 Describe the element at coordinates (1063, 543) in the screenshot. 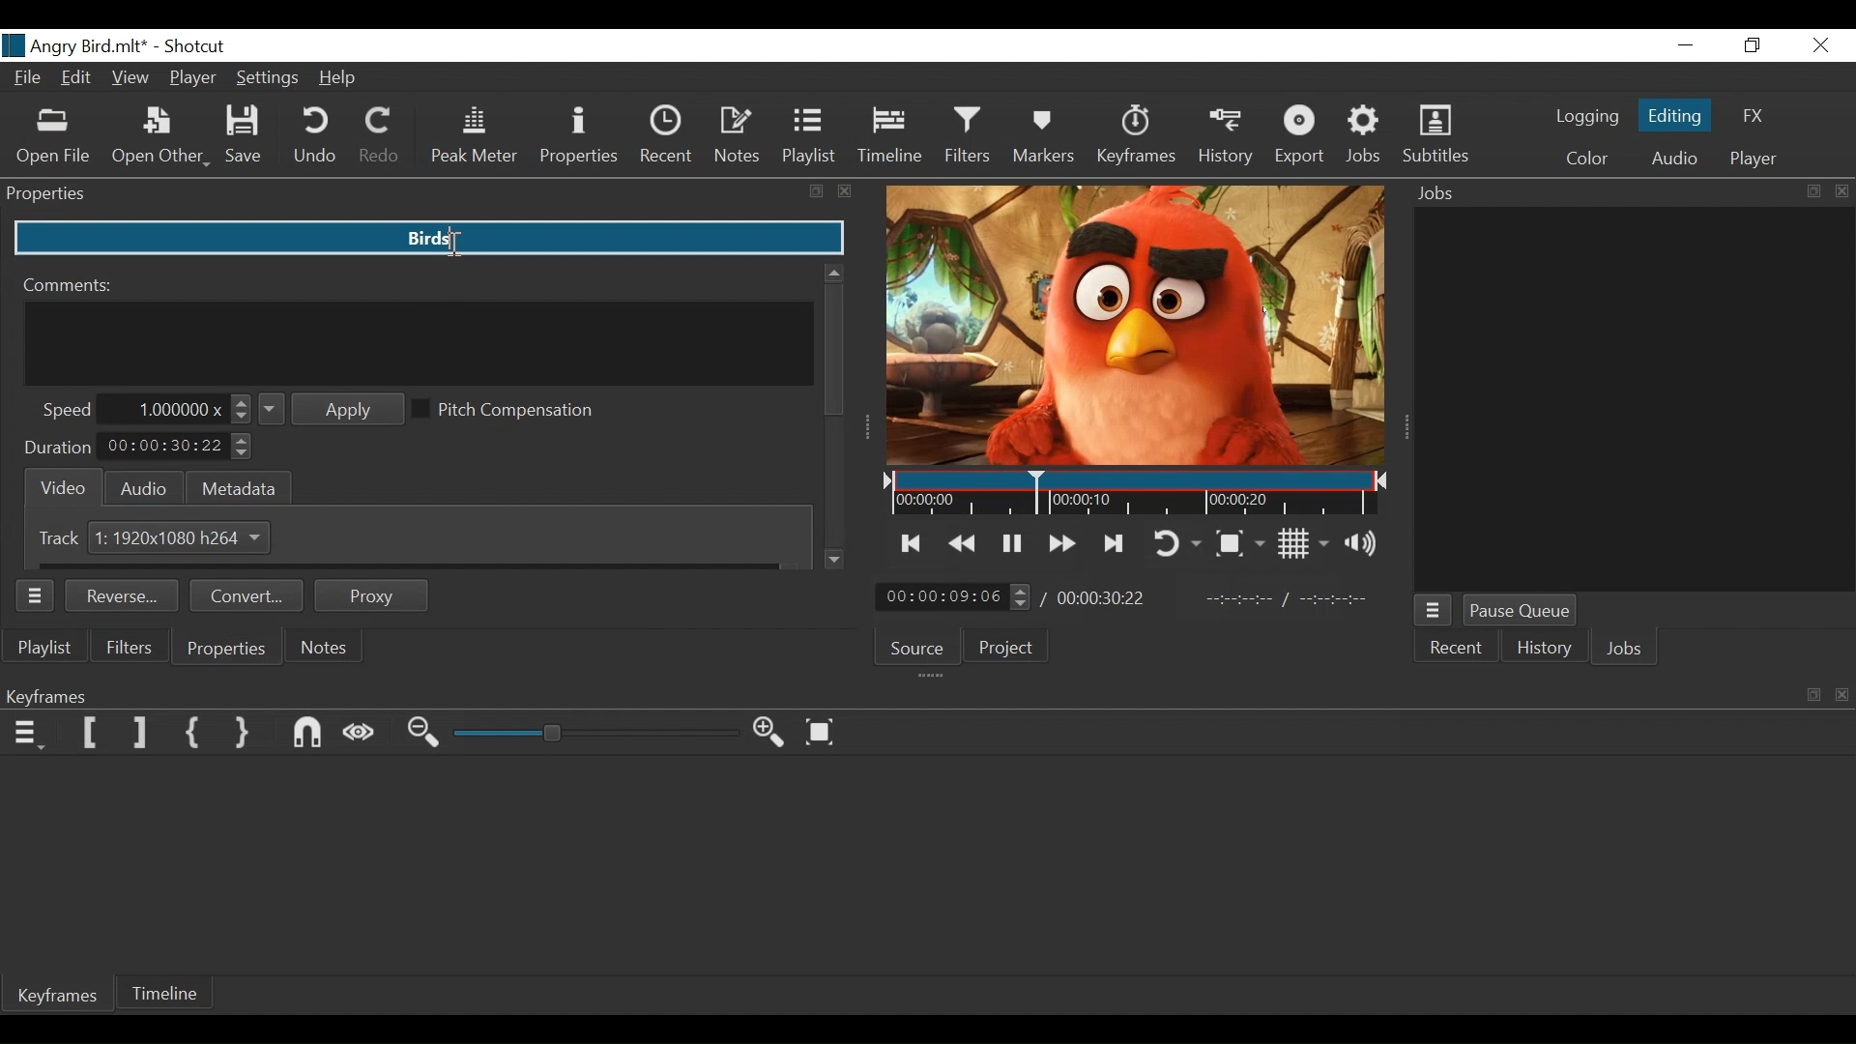

I see `Play forwar quickly` at that location.